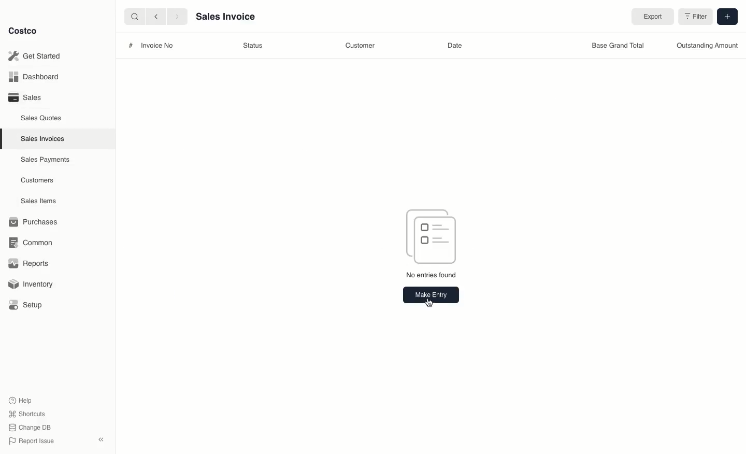 The height and width of the screenshot is (454, 746). I want to click on Search, so click(133, 16).